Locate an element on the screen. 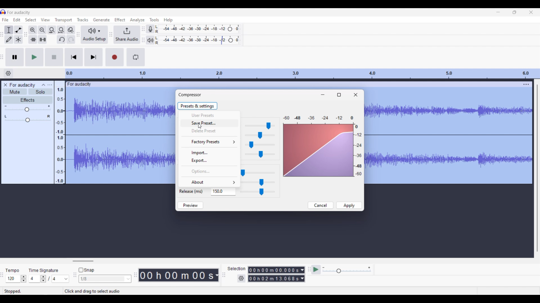 This screenshot has height=303, width=540. Import is located at coordinates (210, 153).